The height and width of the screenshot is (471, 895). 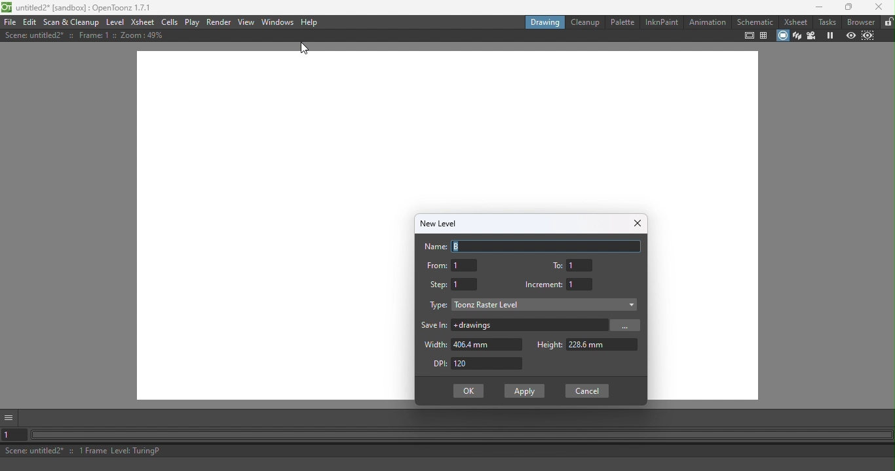 I want to click on From, so click(x=438, y=266).